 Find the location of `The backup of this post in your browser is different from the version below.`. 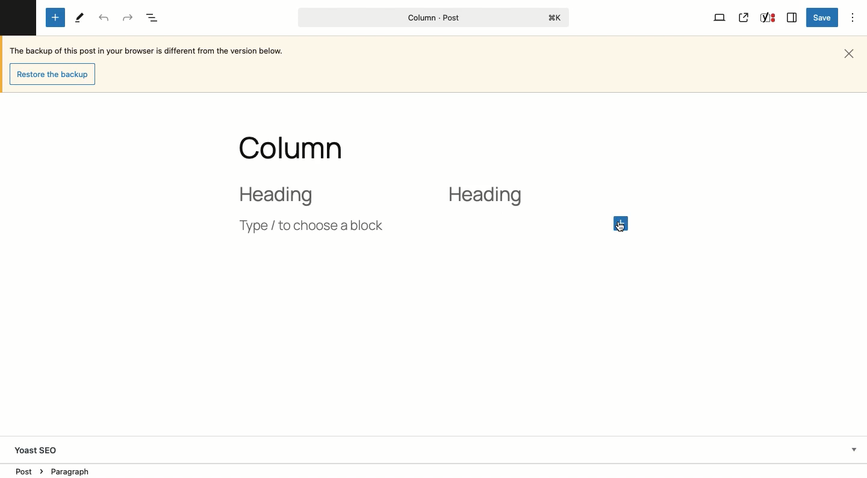

The backup of this post in your browser is different from the version below. is located at coordinates (148, 52).